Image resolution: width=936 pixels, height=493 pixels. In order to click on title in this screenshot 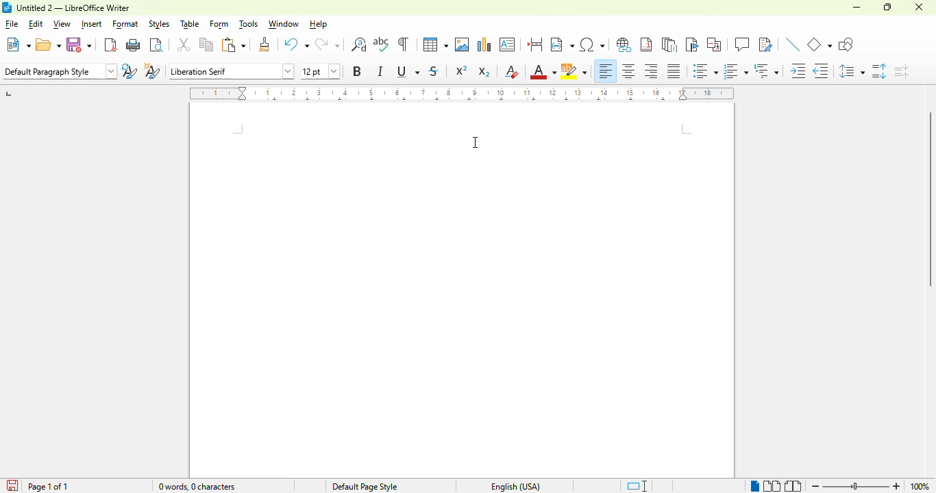, I will do `click(73, 8)`.